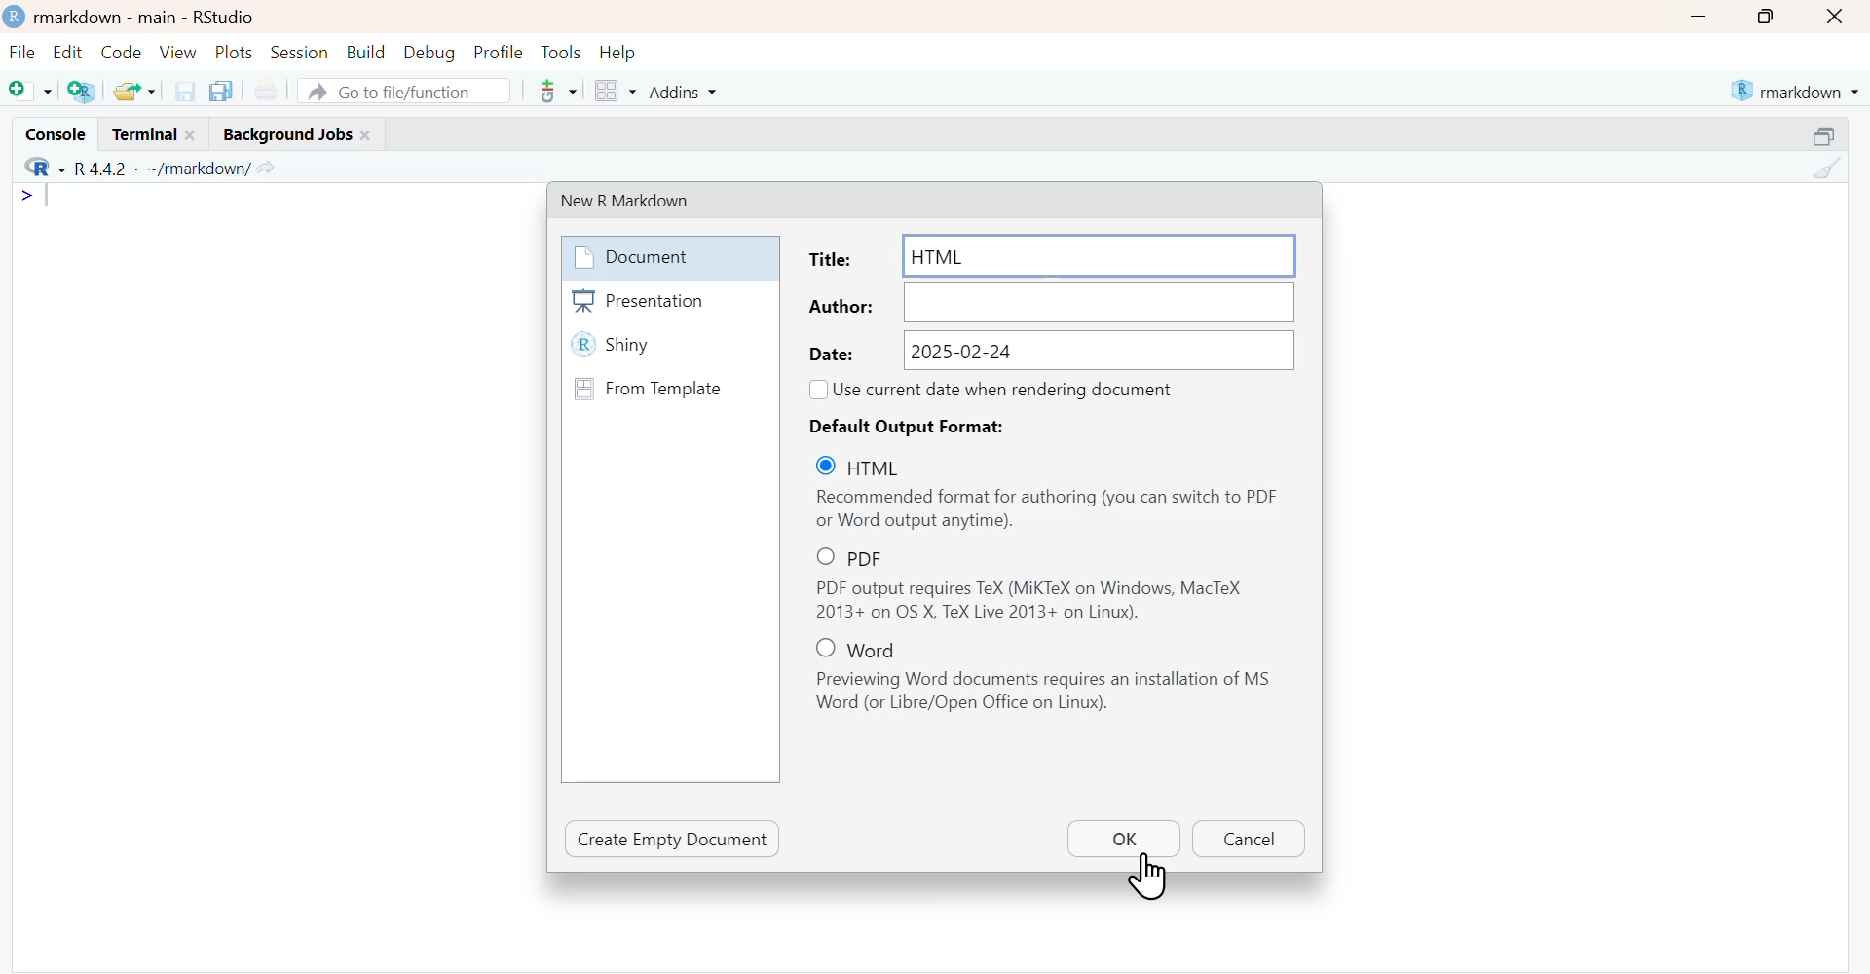 The height and width of the screenshot is (974, 1870). What do you see at coordinates (866, 648) in the screenshot?
I see `word` at bounding box center [866, 648].